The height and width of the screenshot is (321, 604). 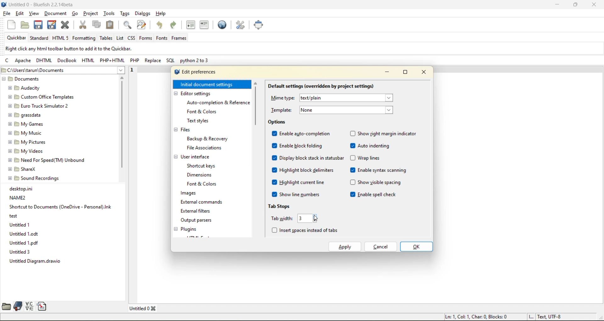 I want to click on # B My Pictures, so click(x=27, y=142).